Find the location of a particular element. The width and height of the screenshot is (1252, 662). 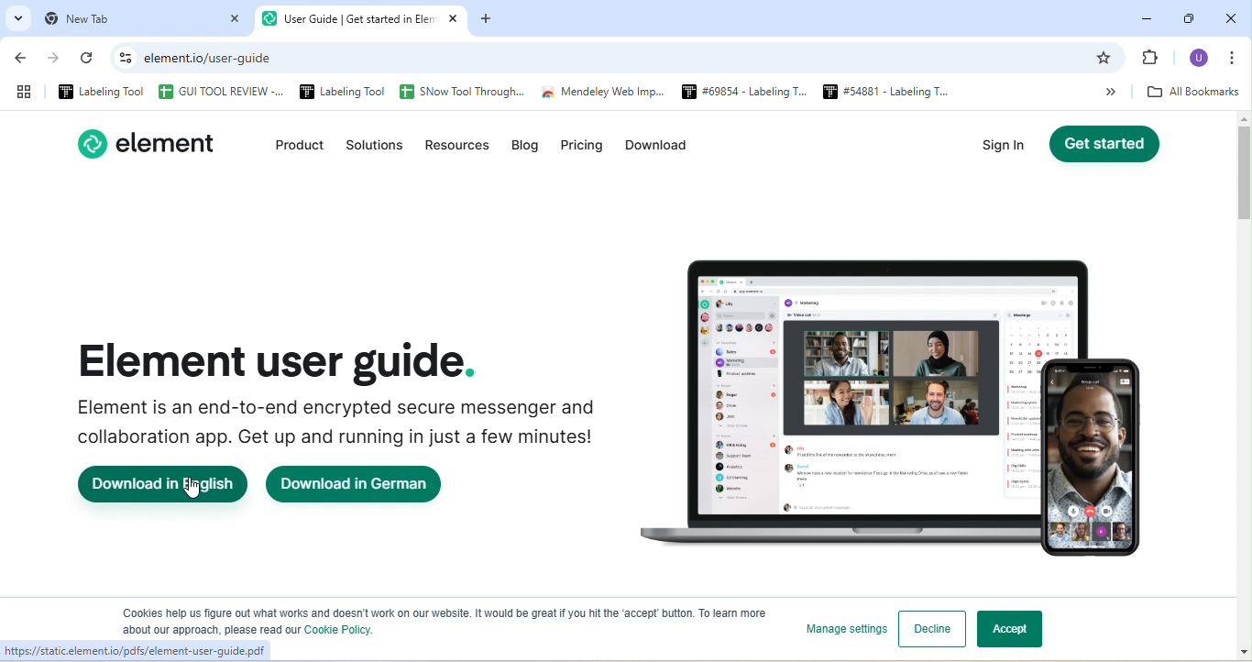

hitps//static.elementio/pdis/element-user-ouide pdf is located at coordinates (134, 650).